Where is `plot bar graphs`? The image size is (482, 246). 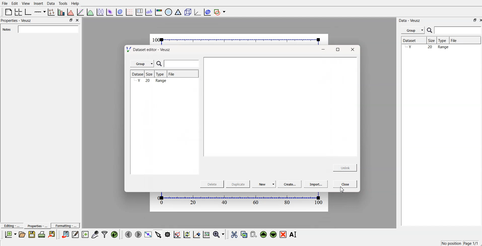
plot bar graphs is located at coordinates (61, 12).